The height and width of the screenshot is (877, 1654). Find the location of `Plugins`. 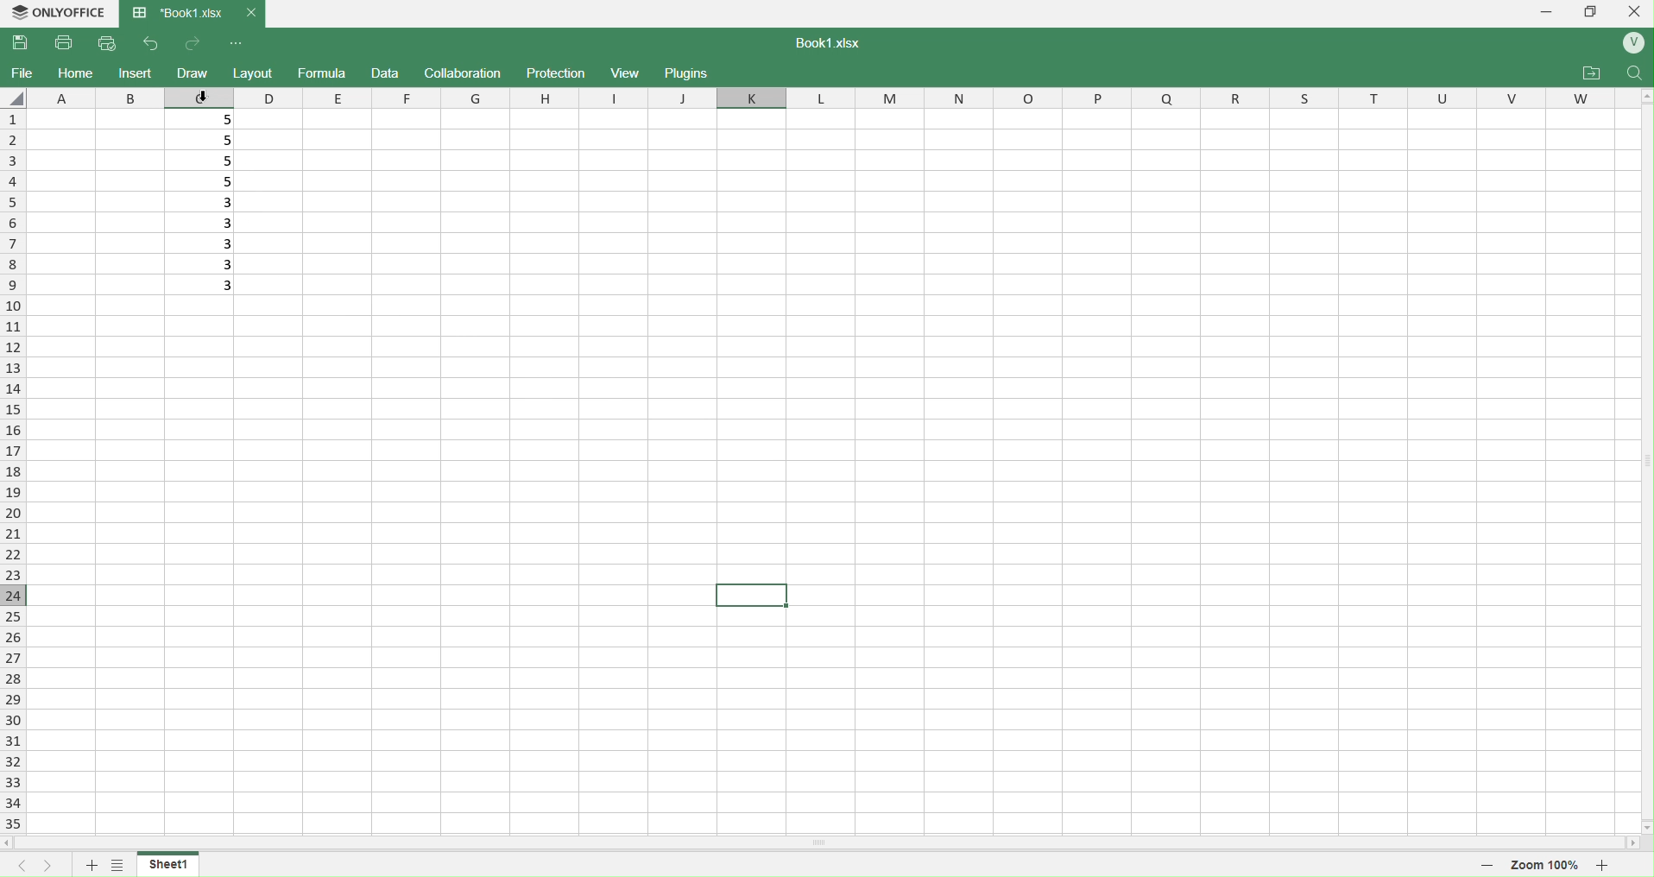

Plugins is located at coordinates (683, 72).